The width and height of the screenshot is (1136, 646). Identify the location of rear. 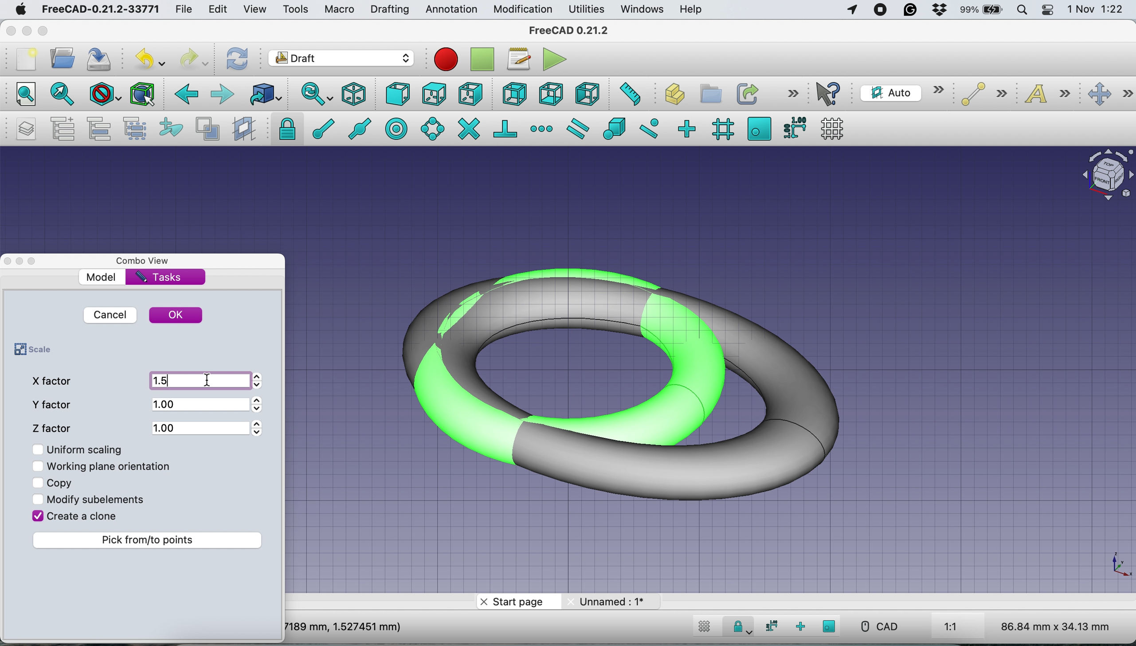
(513, 95).